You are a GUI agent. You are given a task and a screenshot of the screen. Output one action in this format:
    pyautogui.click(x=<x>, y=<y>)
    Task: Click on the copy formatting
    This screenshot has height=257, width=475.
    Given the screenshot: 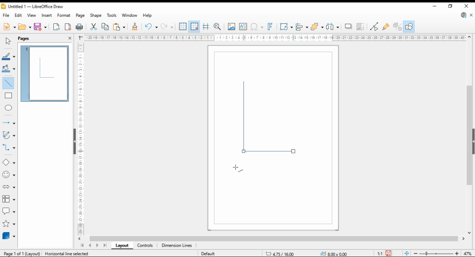 What is the action you would take?
    pyautogui.click(x=135, y=27)
    